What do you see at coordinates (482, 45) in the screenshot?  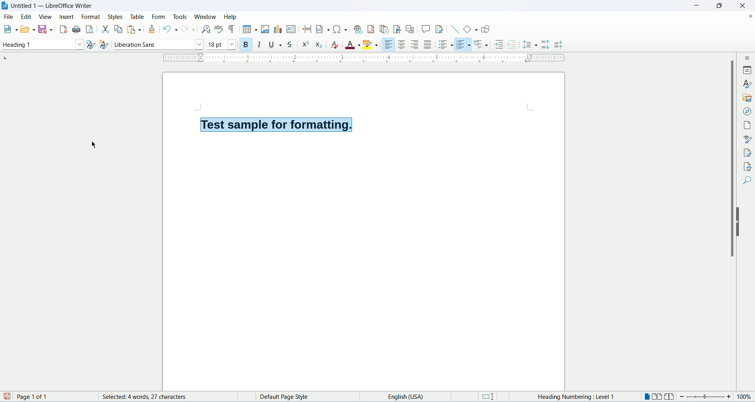 I see `format outline` at bounding box center [482, 45].